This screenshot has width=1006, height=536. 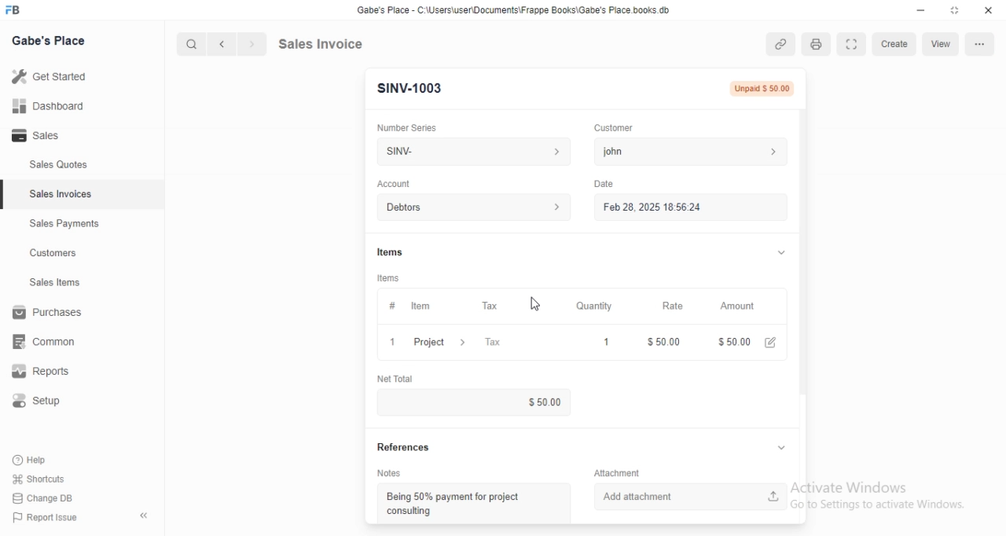 What do you see at coordinates (50, 314) in the screenshot?
I see `Purchases` at bounding box center [50, 314].